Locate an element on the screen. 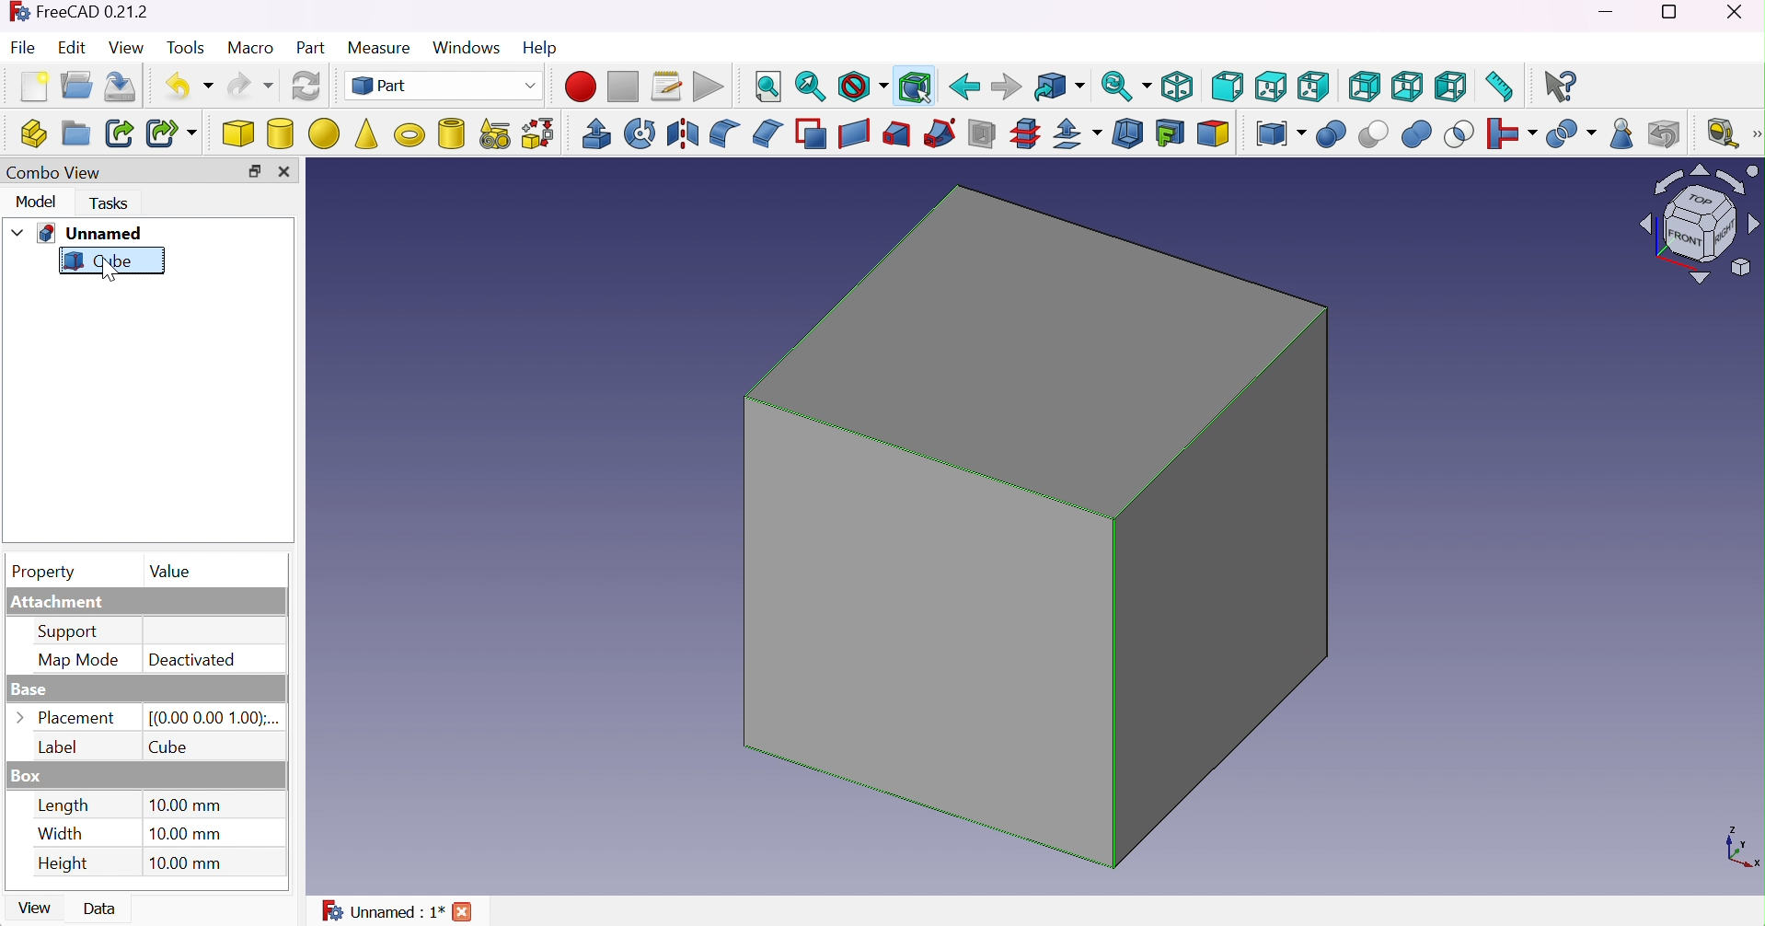 This screenshot has height=926, width=1765. Close is located at coordinates (467, 913).